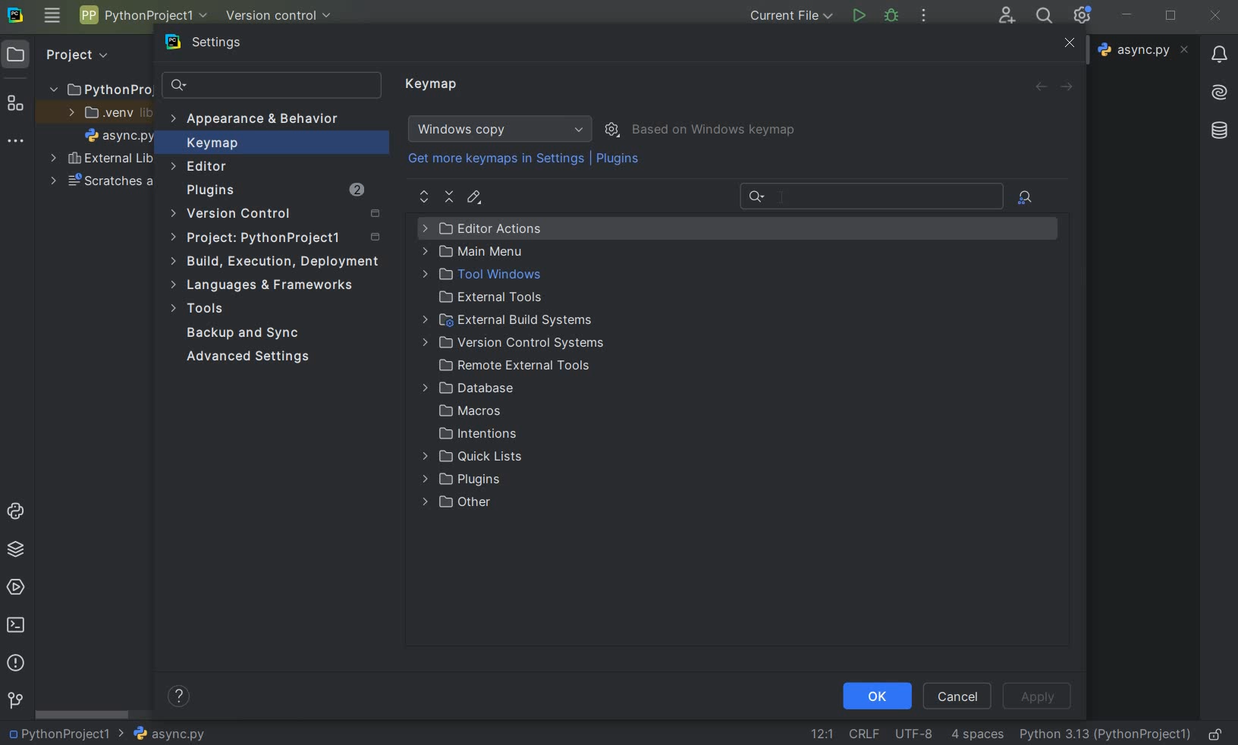  Describe the element at coordinates (1215, 16) in the screenshot. I see `close` at that location.